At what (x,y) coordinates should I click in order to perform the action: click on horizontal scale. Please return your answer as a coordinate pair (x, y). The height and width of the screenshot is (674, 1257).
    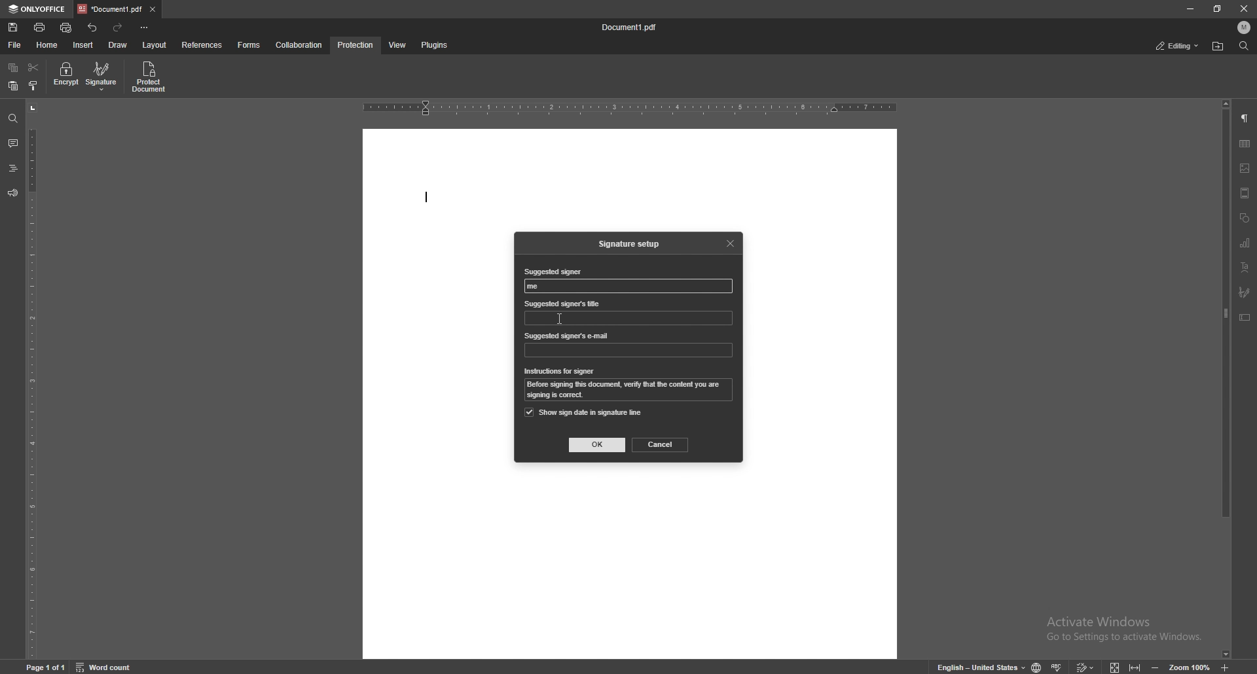
    Looking at the image, I should click on (630, 109).